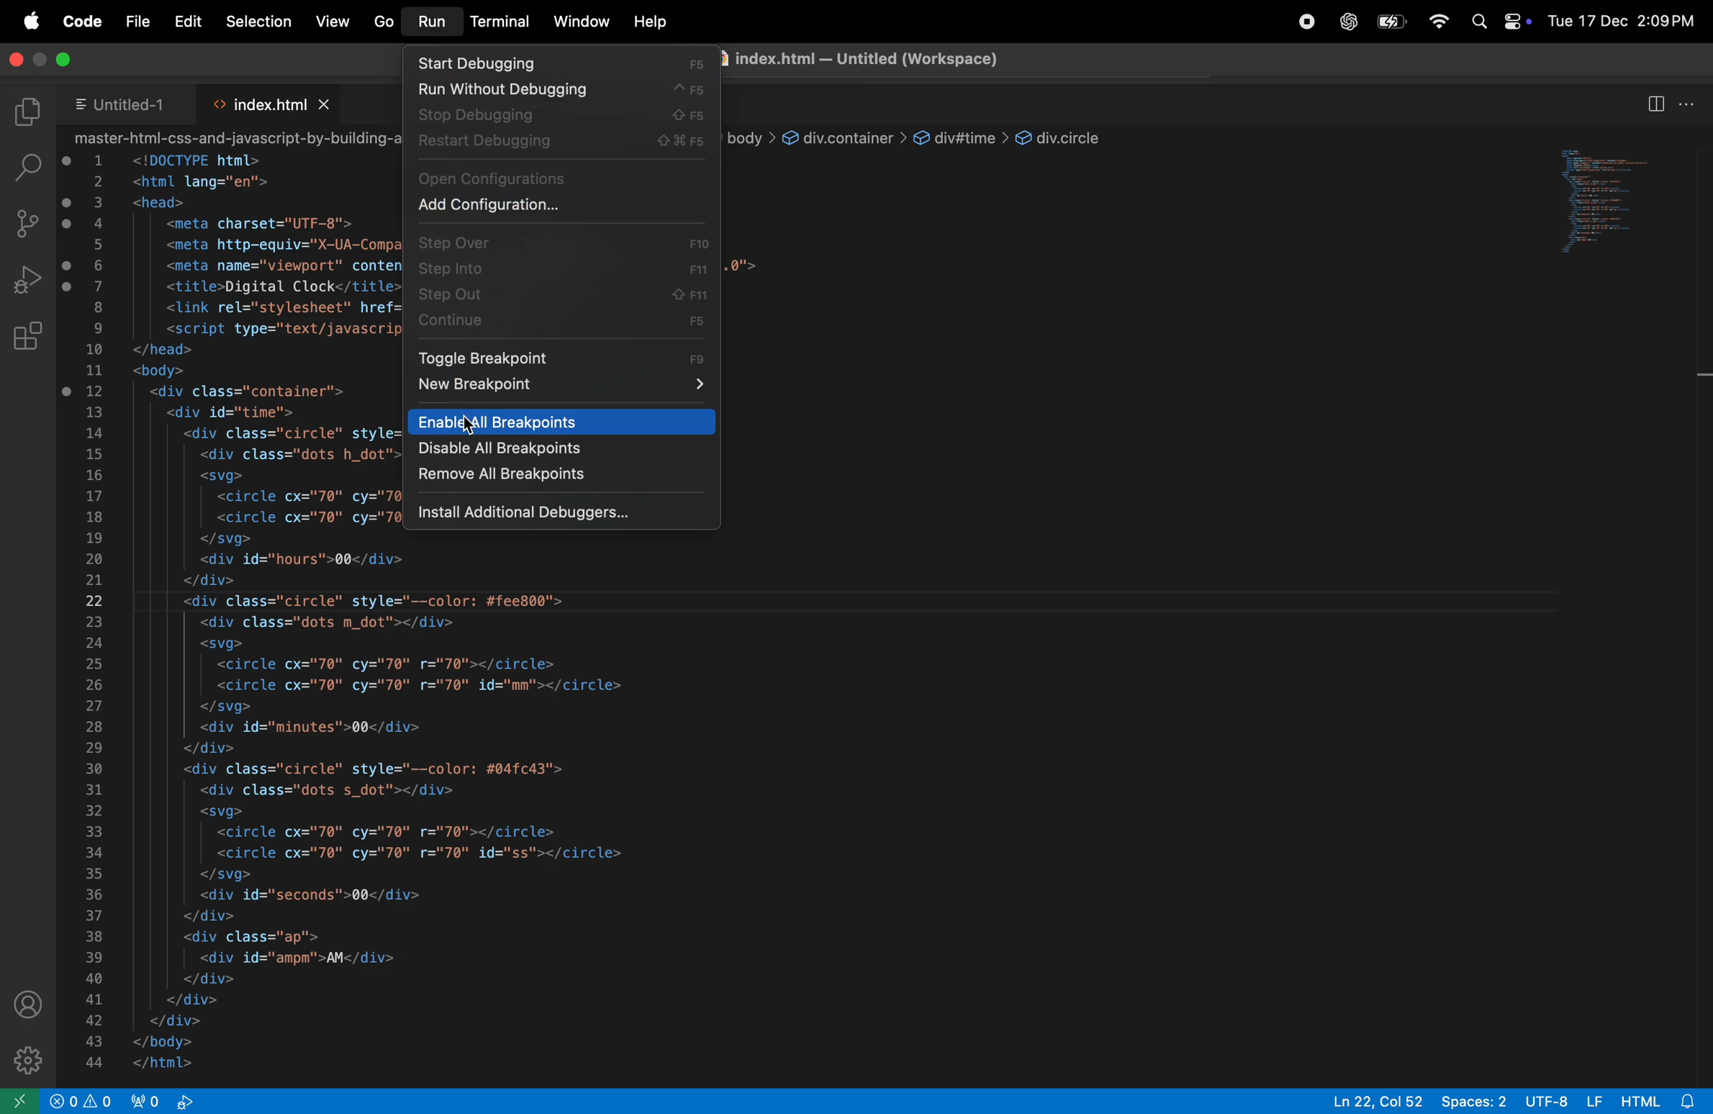  I want to click on option, so click(1689, 101).